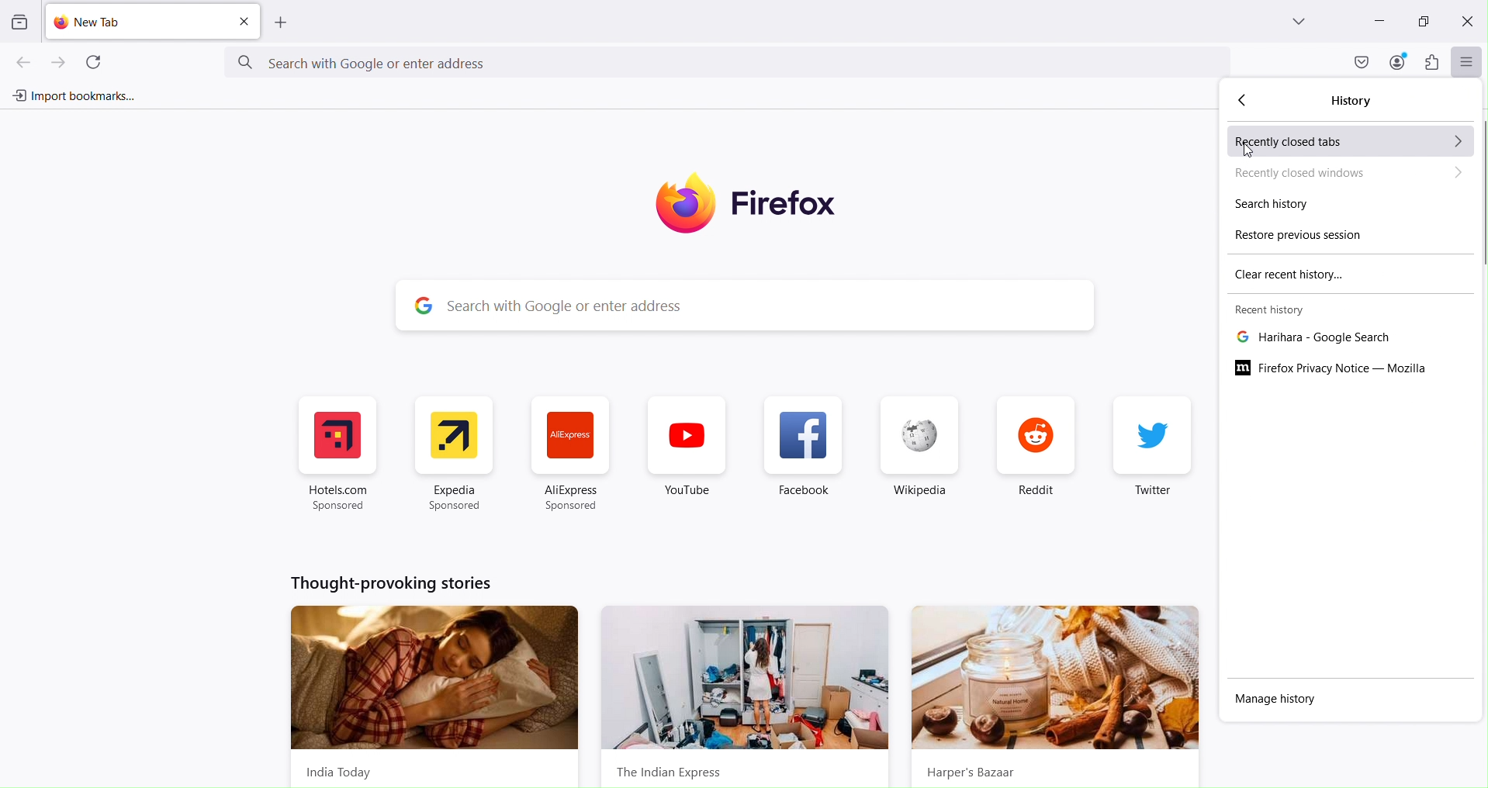 The height and width of the screenshot is (788, 1488). I want to click on Hotel.com Shortcut, so click(341, 454).